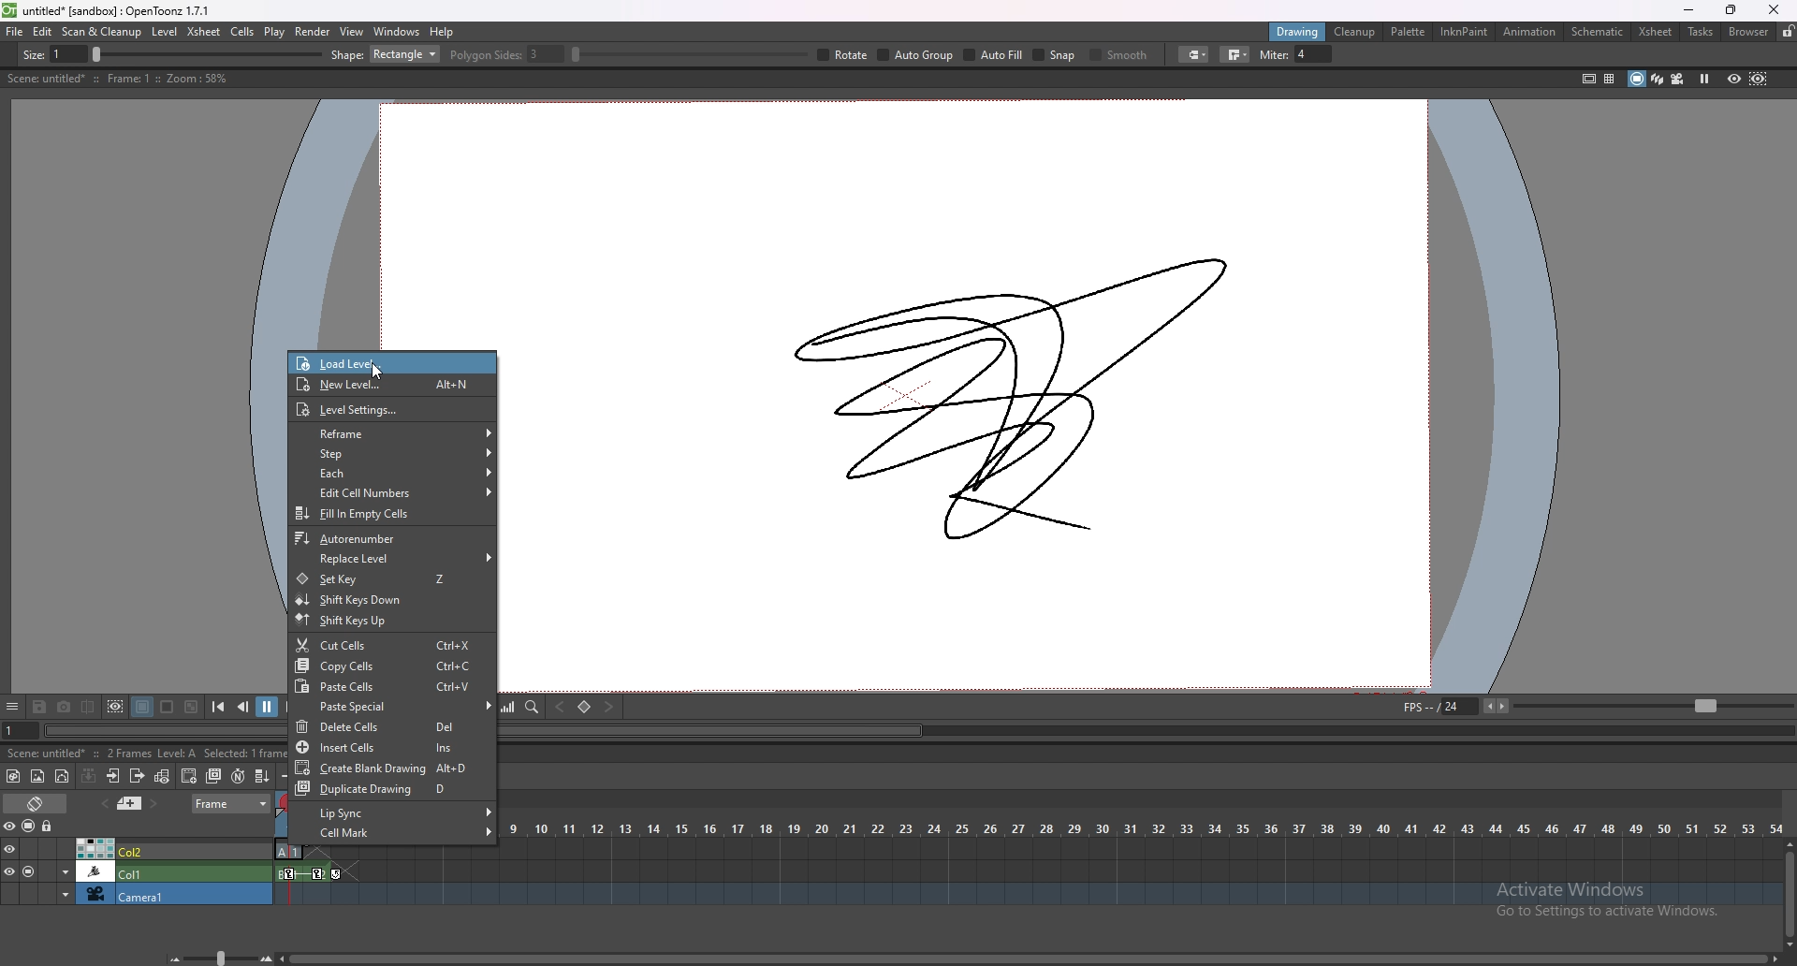  Describe the element at coordinates (289, 776) in the screenshot. I see `decrease step` at that location.